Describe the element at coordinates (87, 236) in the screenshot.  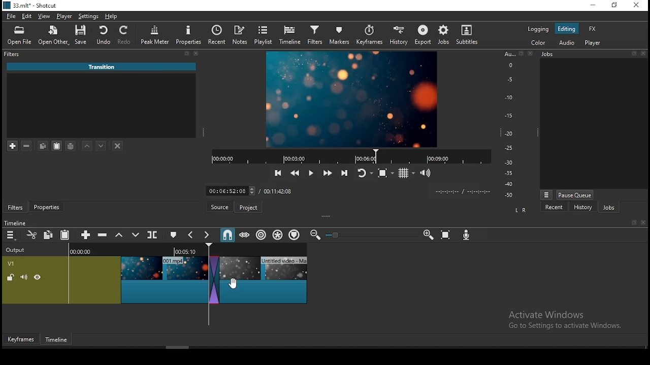
I see `append` at that location.